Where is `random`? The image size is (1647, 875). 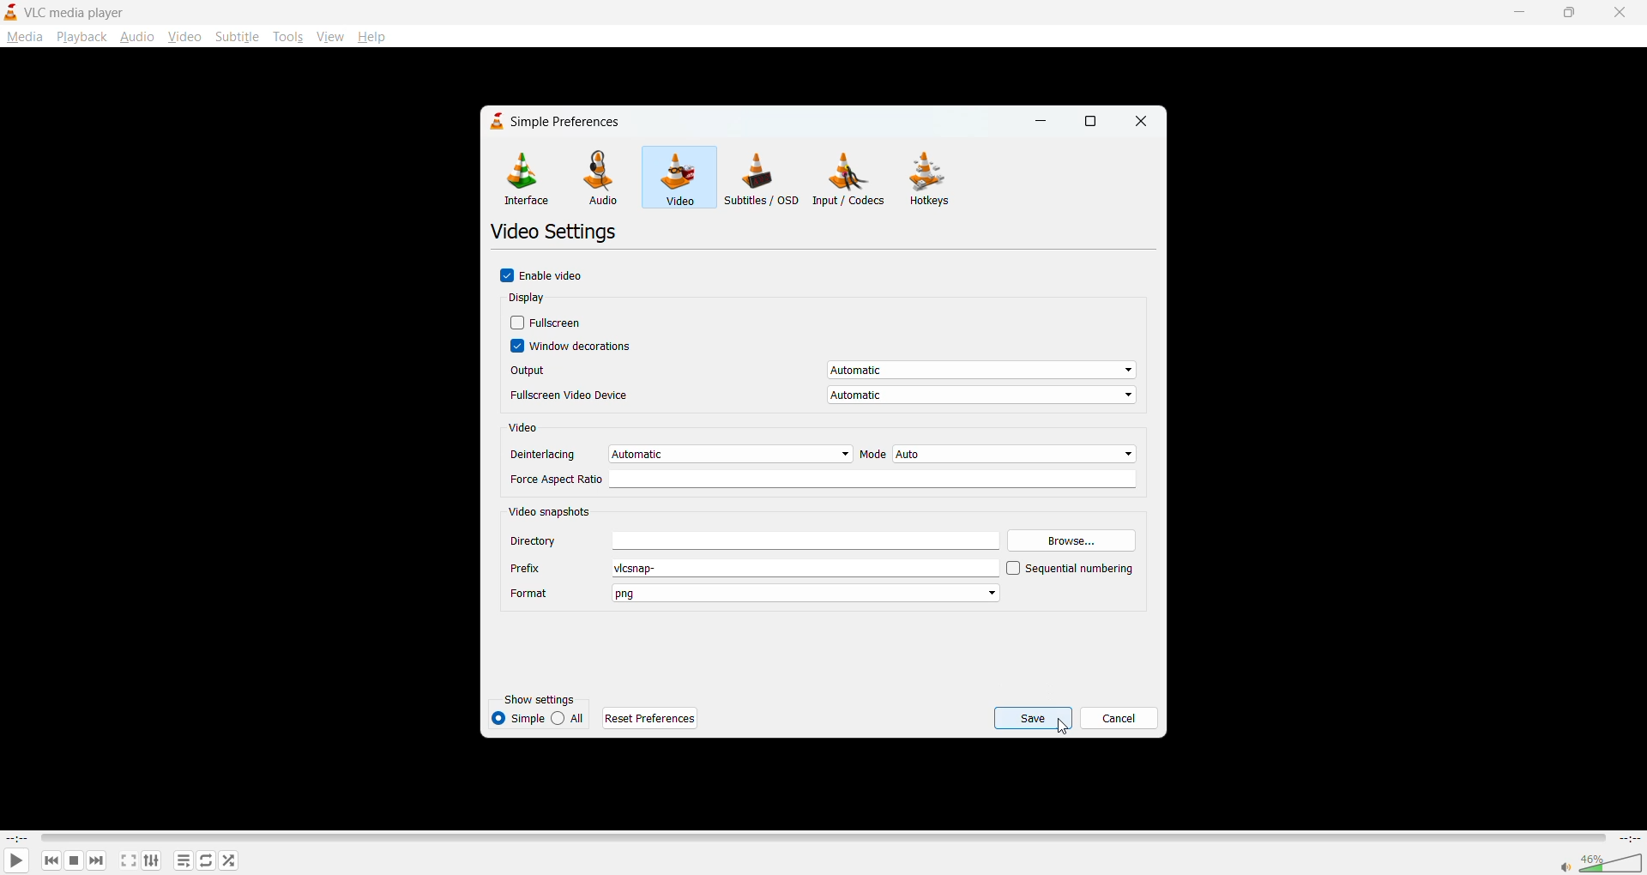
random is located at coordinates (226, 859).